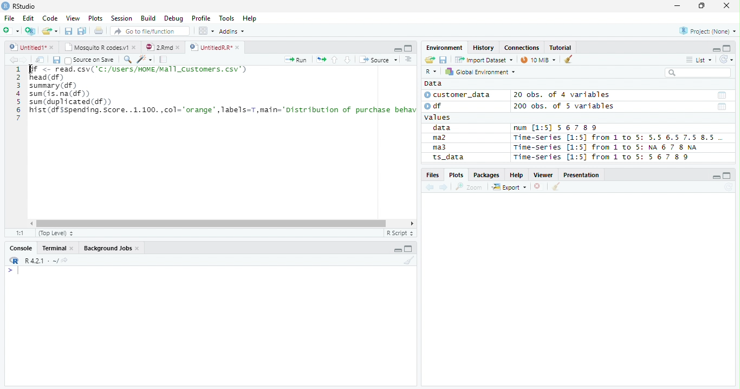 The width and height of the screenshot is (740, 389). I want to click on ma3, so click(442, 147).